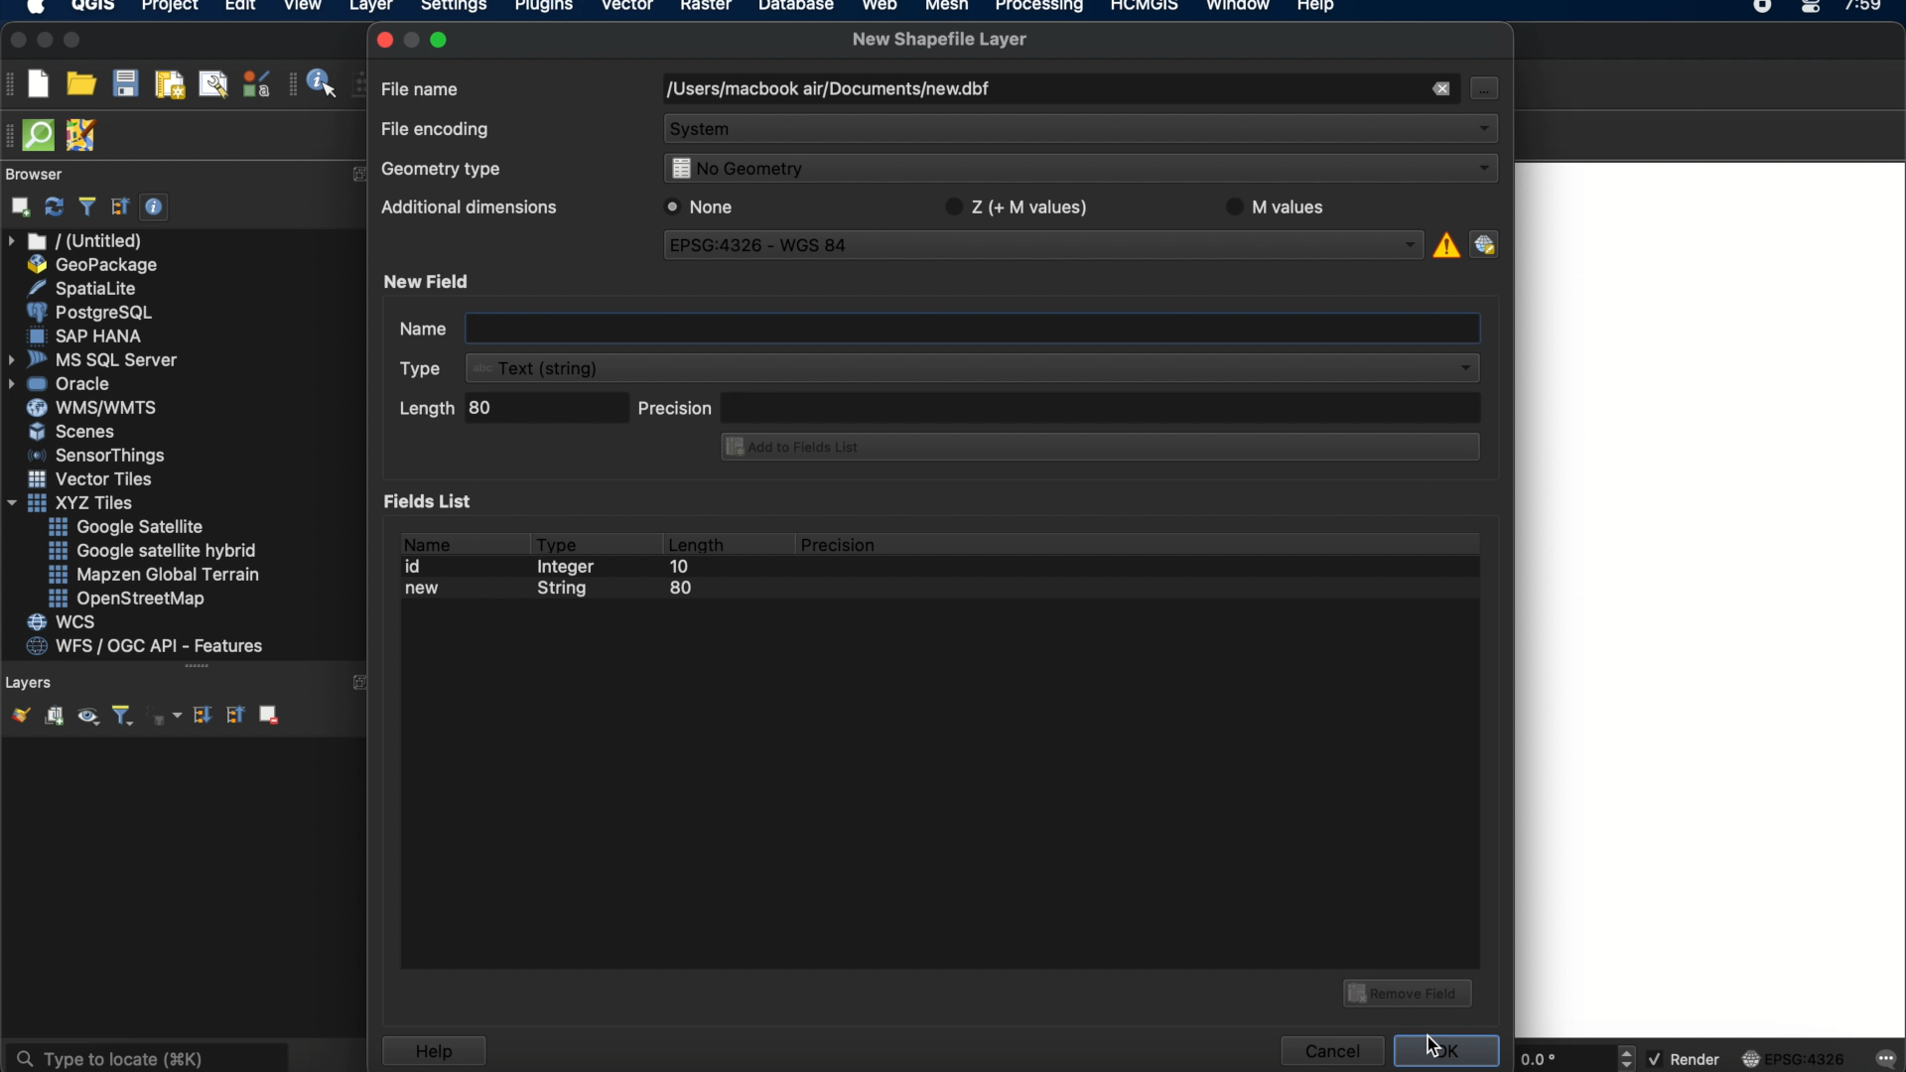 This screenshot has width=1906, height=1072. What do you see at coordinates (1242, 8) in the screenshot?
I see `window` at bounding box center [1242, 8].